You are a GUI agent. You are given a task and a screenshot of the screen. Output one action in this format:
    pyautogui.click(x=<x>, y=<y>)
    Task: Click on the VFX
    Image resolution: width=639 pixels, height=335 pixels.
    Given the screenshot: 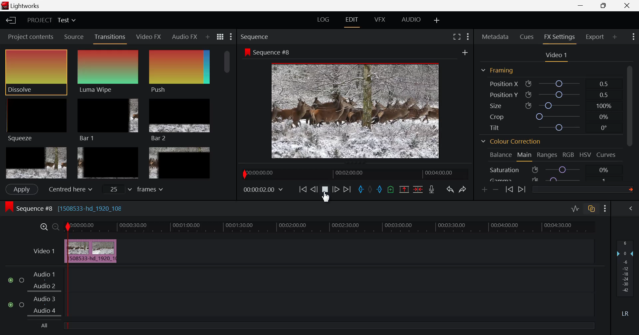 What is the action you would take?
    pyautogui.click(x=380, y=20)
    